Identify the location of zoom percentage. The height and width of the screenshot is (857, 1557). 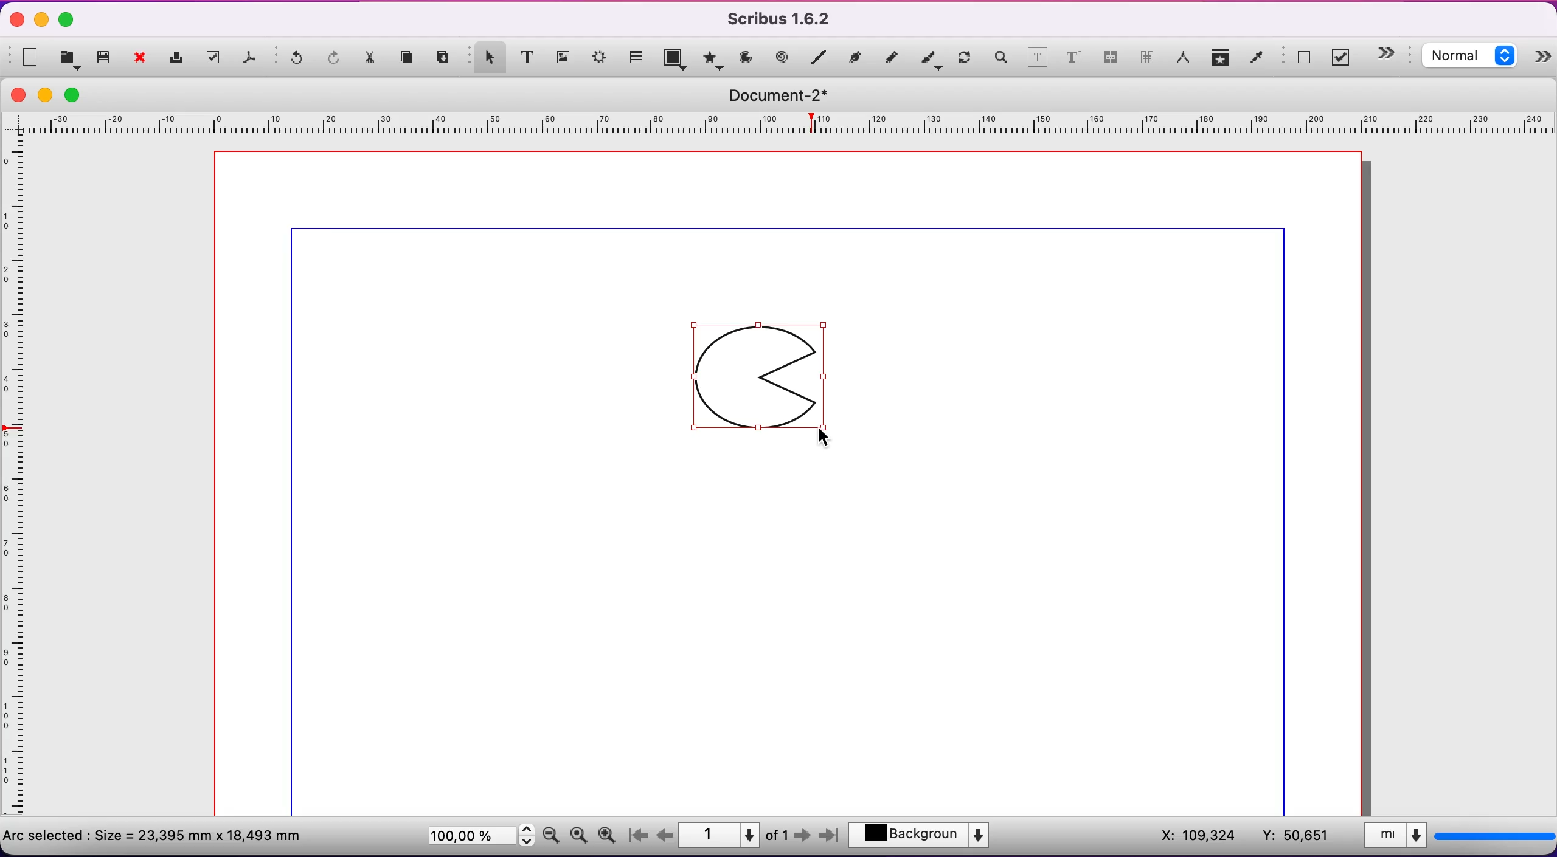
(478, 838).